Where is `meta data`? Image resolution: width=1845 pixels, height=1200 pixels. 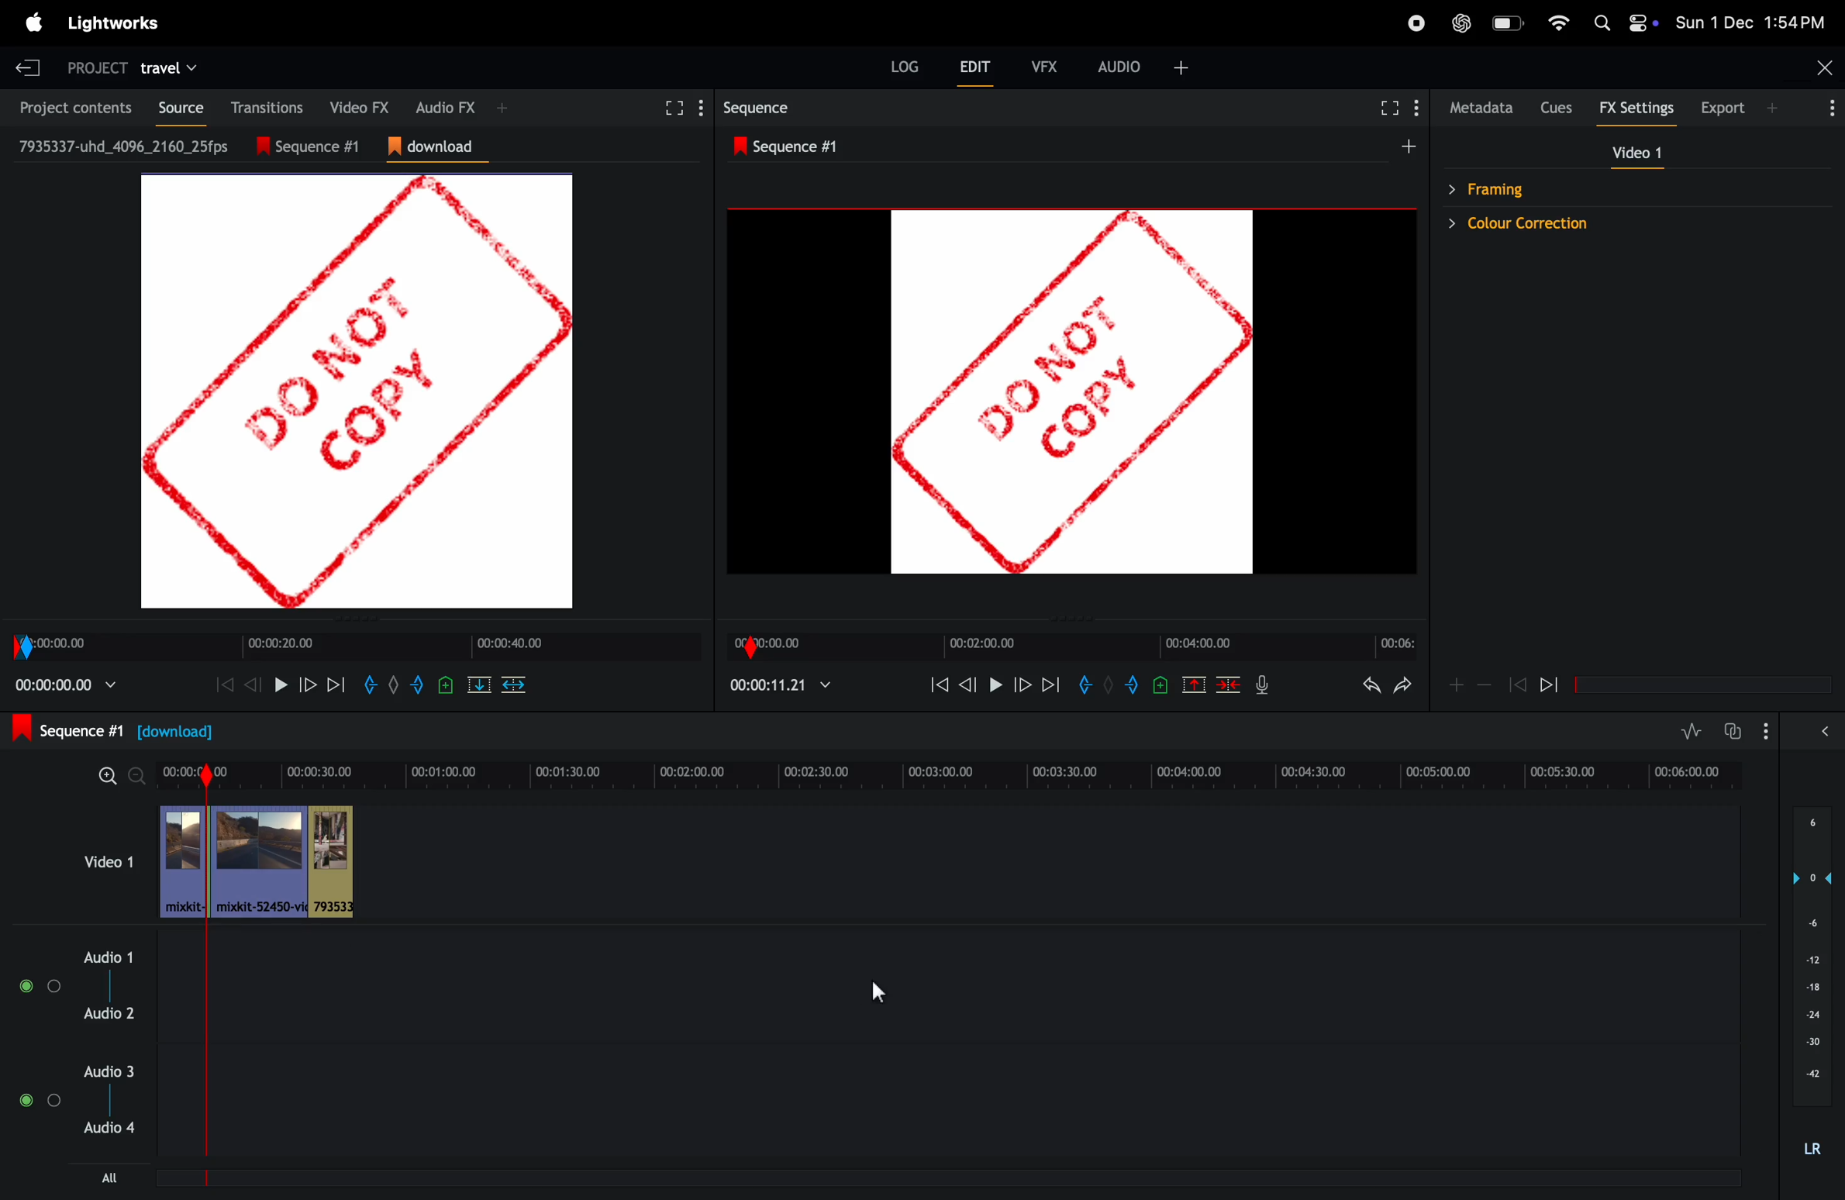 meta data is located at coordinates (1482, 108).